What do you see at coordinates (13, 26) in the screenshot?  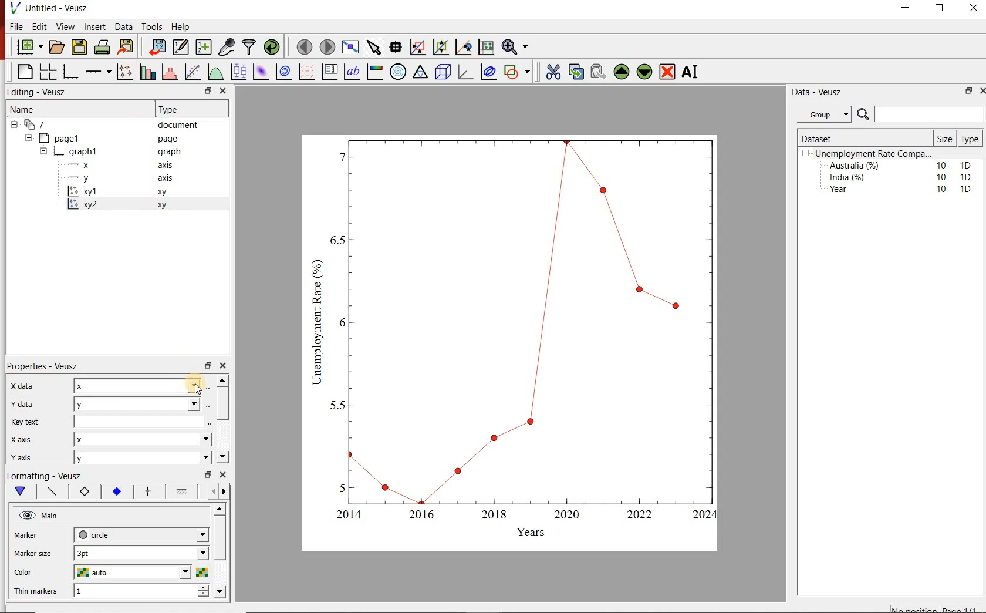 I see `| File` at bounding box center [13, 26].